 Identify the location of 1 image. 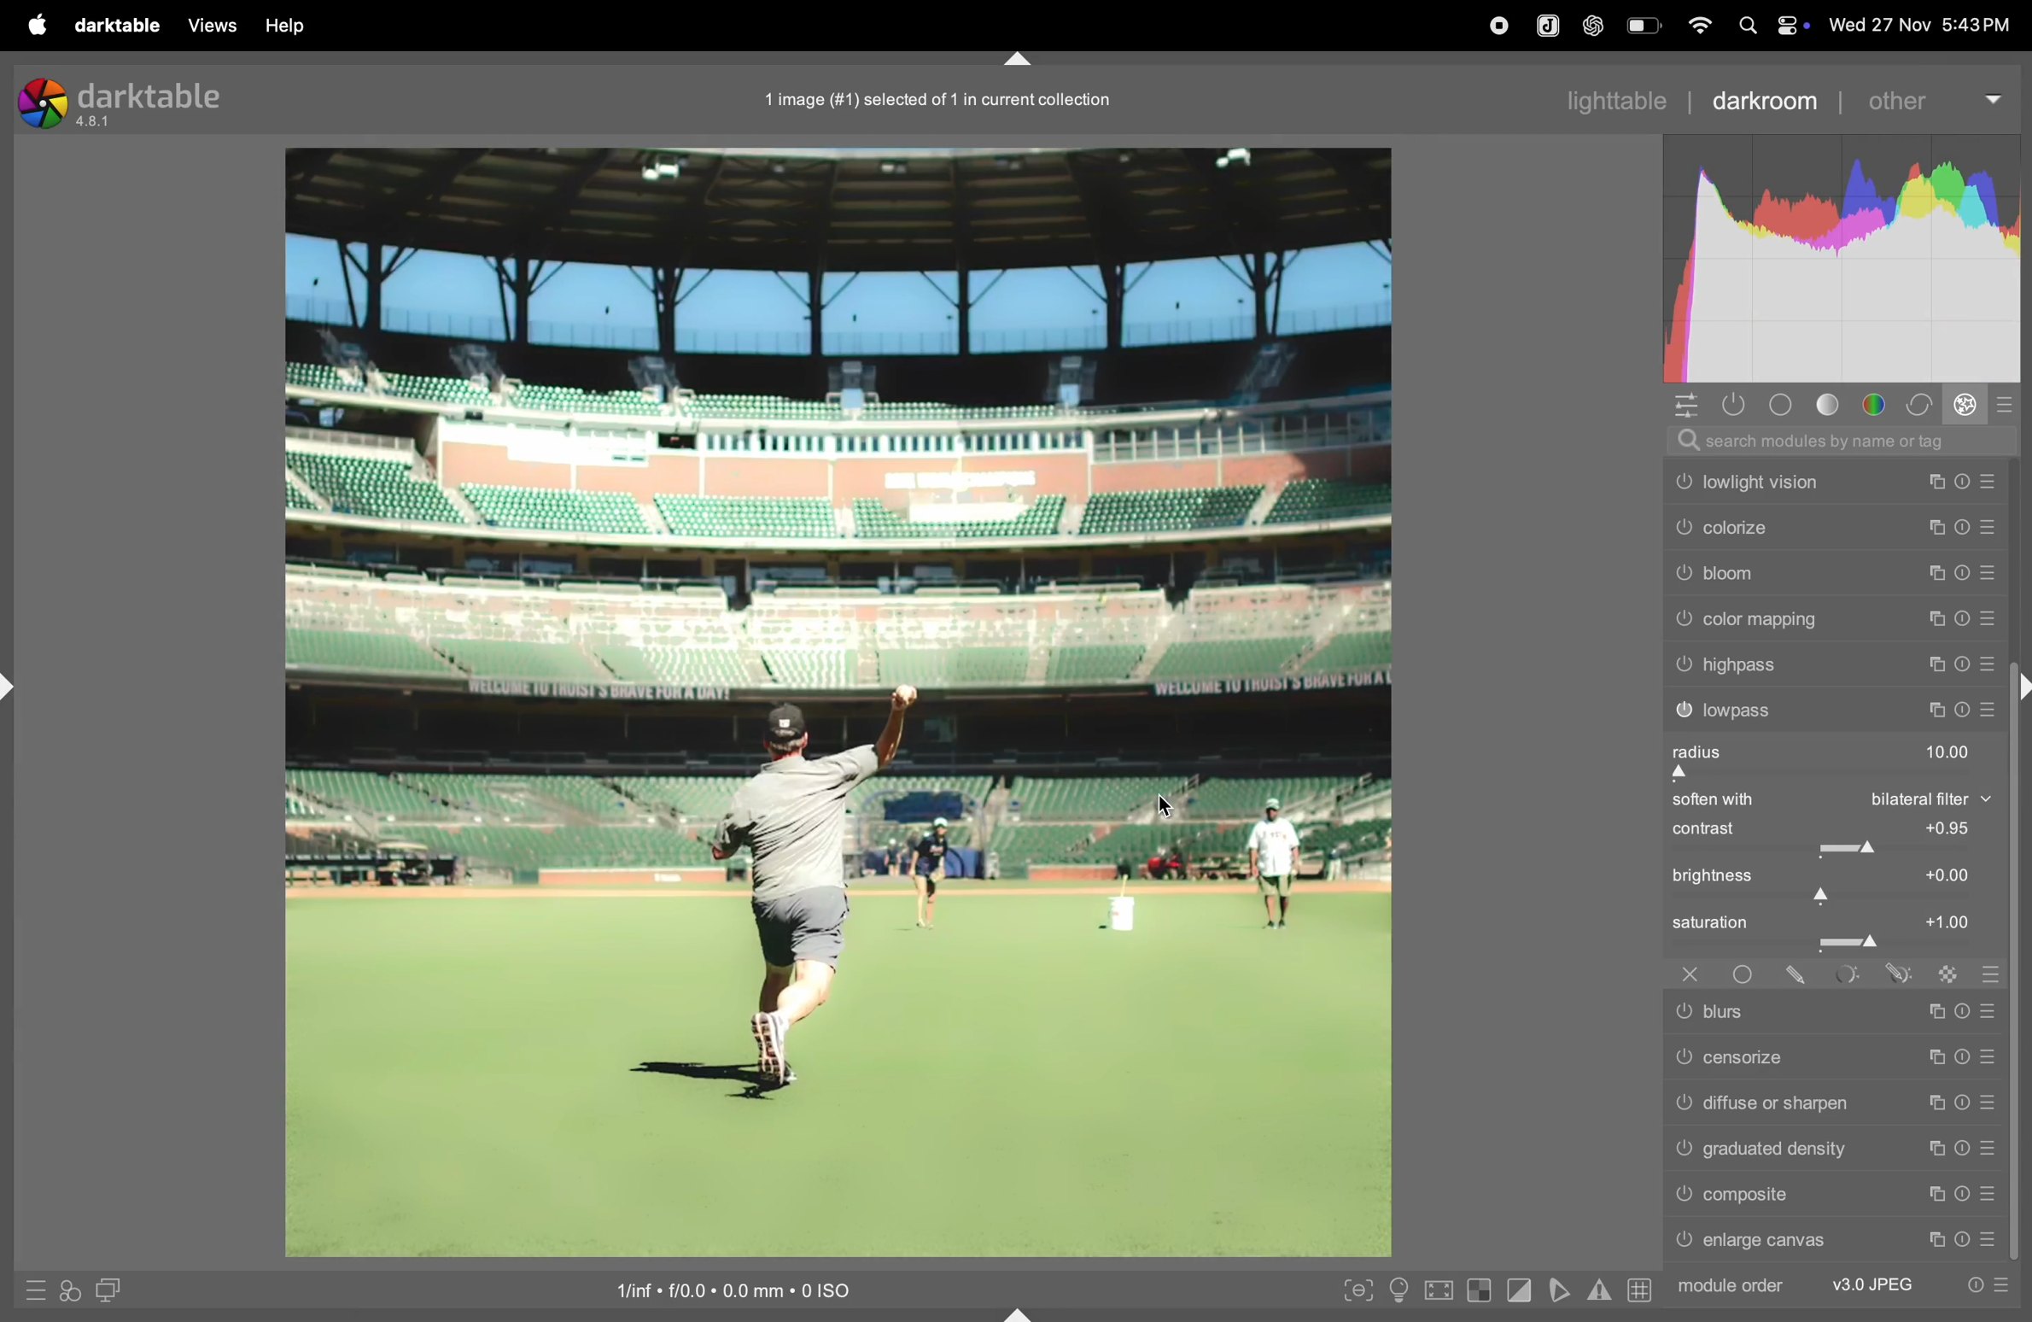
(939, 99).